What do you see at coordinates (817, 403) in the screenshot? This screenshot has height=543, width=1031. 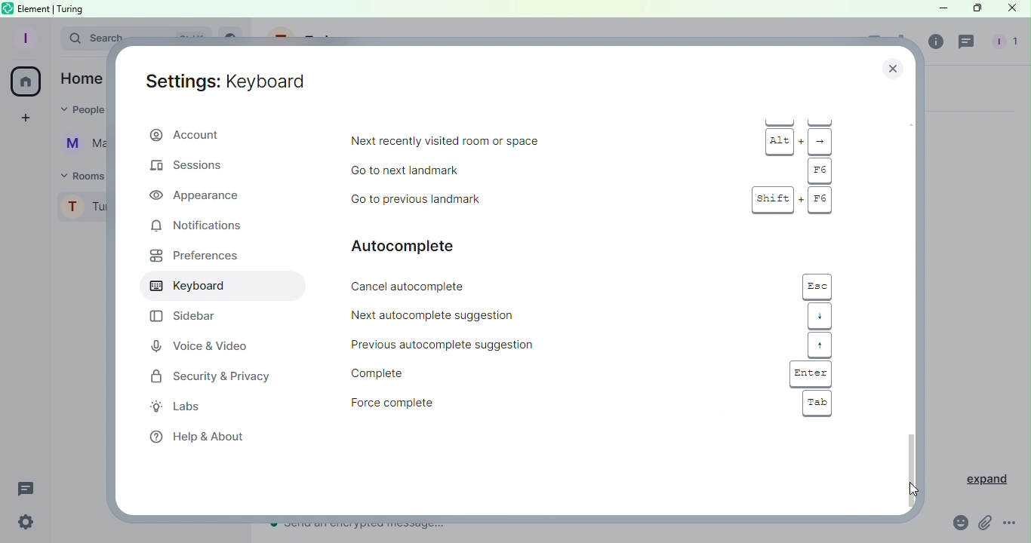 I see `TAB` at bounding box center [817, 403].